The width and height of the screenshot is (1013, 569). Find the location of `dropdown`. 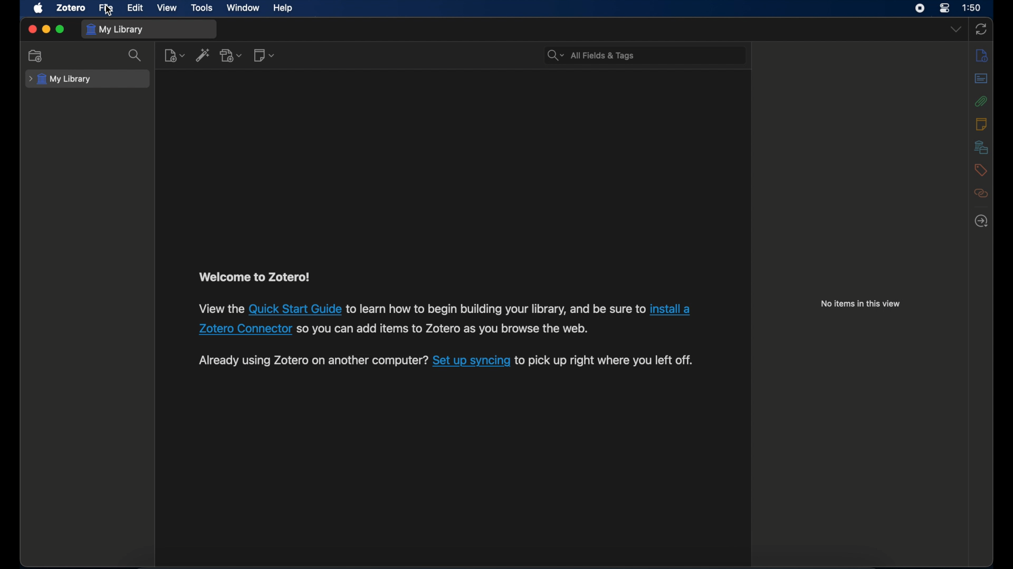

dropdown is located at coordinates (955, 28).